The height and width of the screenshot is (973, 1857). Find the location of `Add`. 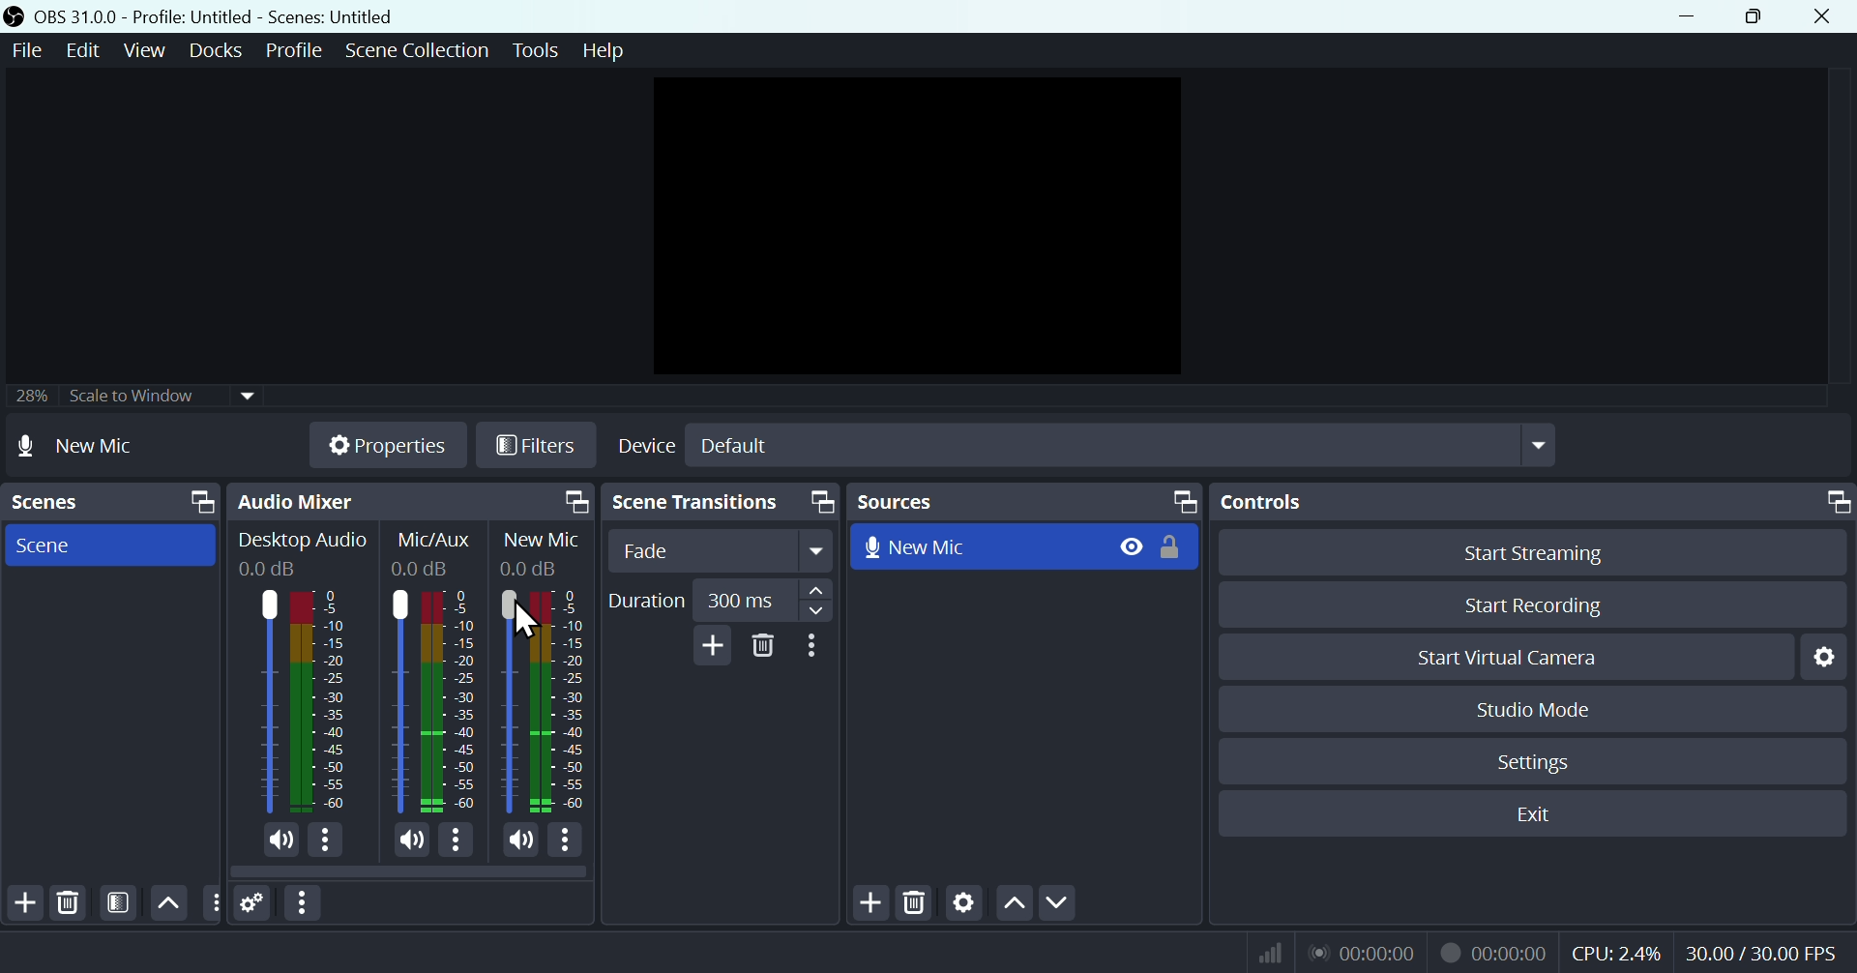

Add is located at coordinates (23, 903).